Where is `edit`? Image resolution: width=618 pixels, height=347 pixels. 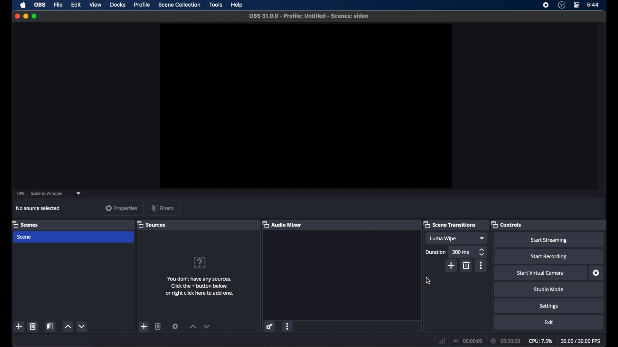
edit is located at coordinates (76, 5).